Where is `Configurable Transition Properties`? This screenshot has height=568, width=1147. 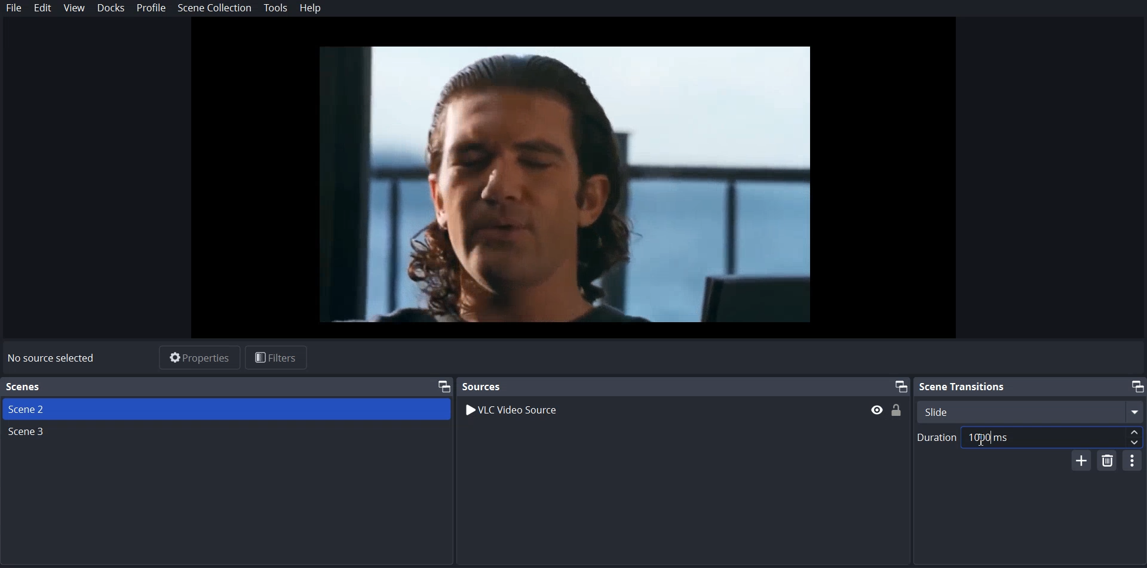
Configurable Transition Properties is located at coordinates (1133, 460).